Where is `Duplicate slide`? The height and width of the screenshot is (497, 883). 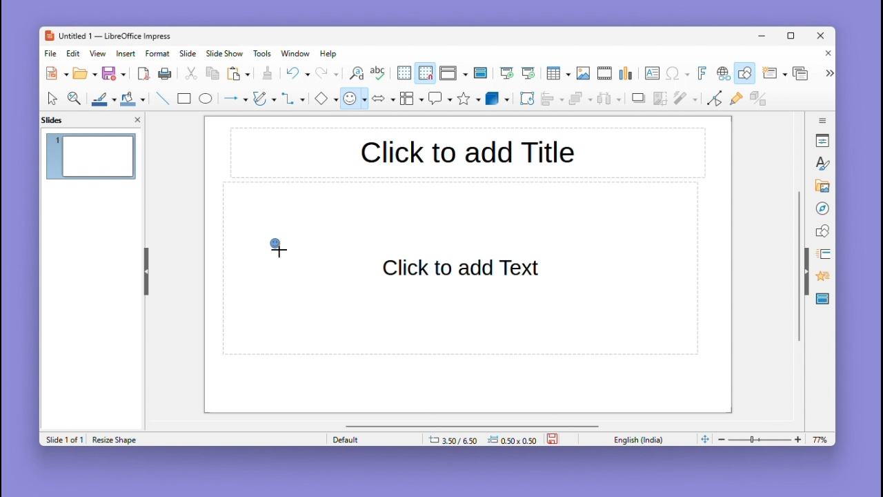
Duplicate slide is located at coordinates (802, 73).